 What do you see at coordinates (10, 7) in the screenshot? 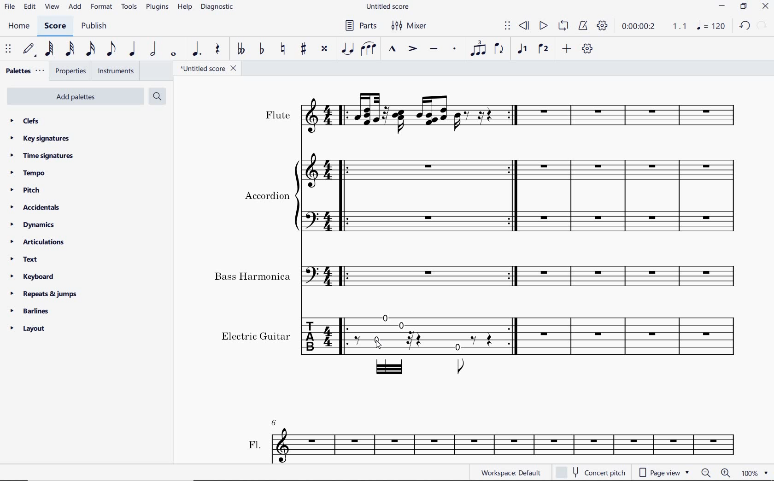
I see `file` at bounding box center [10, 7].